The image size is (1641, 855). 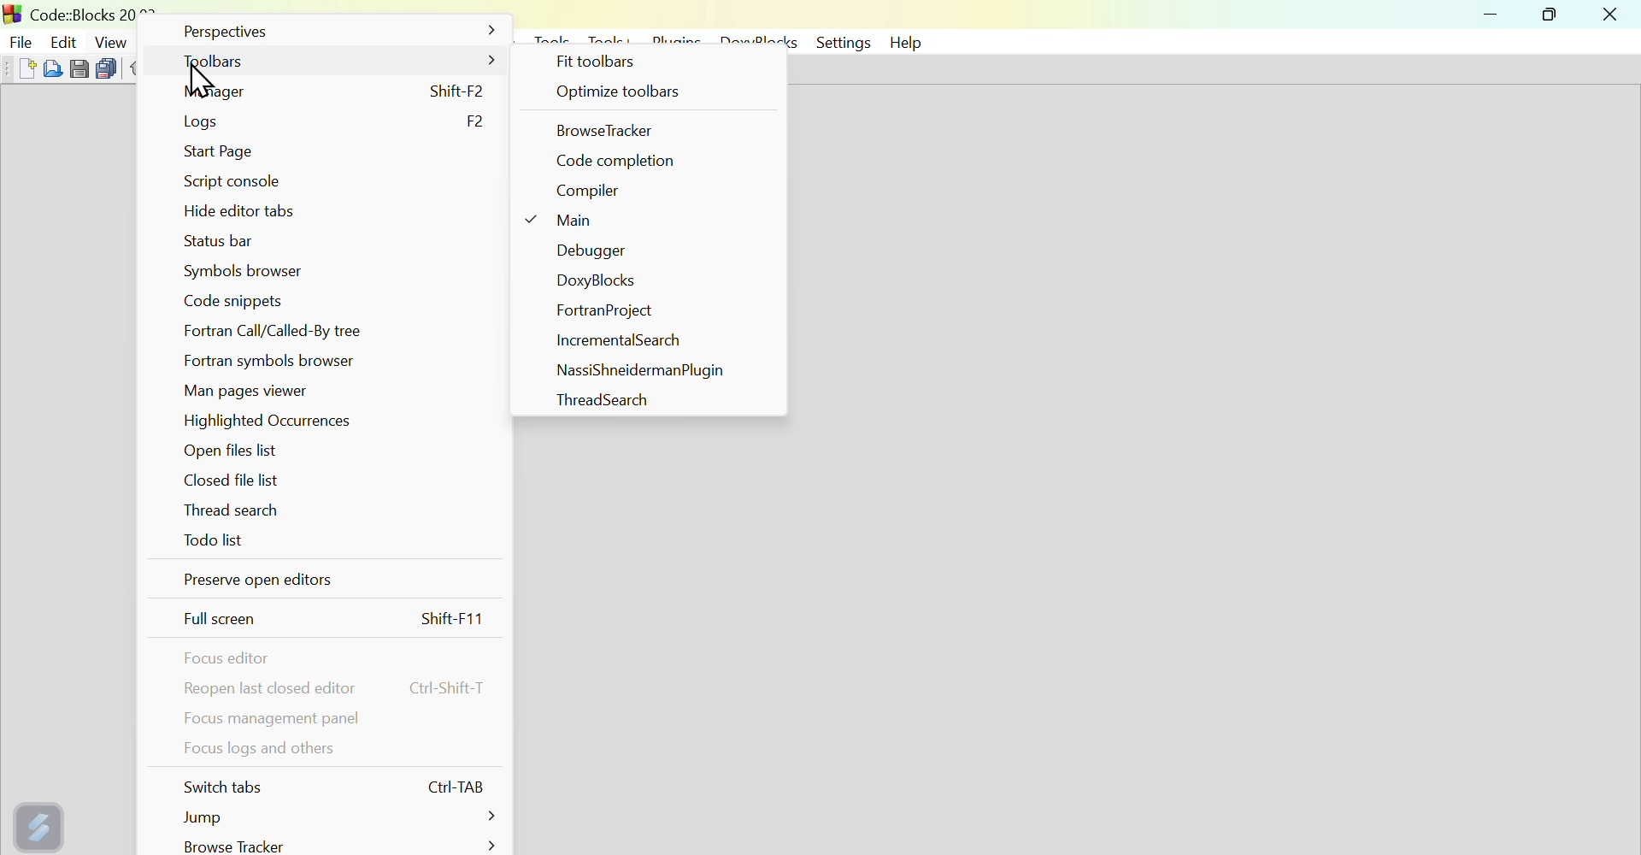 I want to click on To do list, so click(x=216, y=546).